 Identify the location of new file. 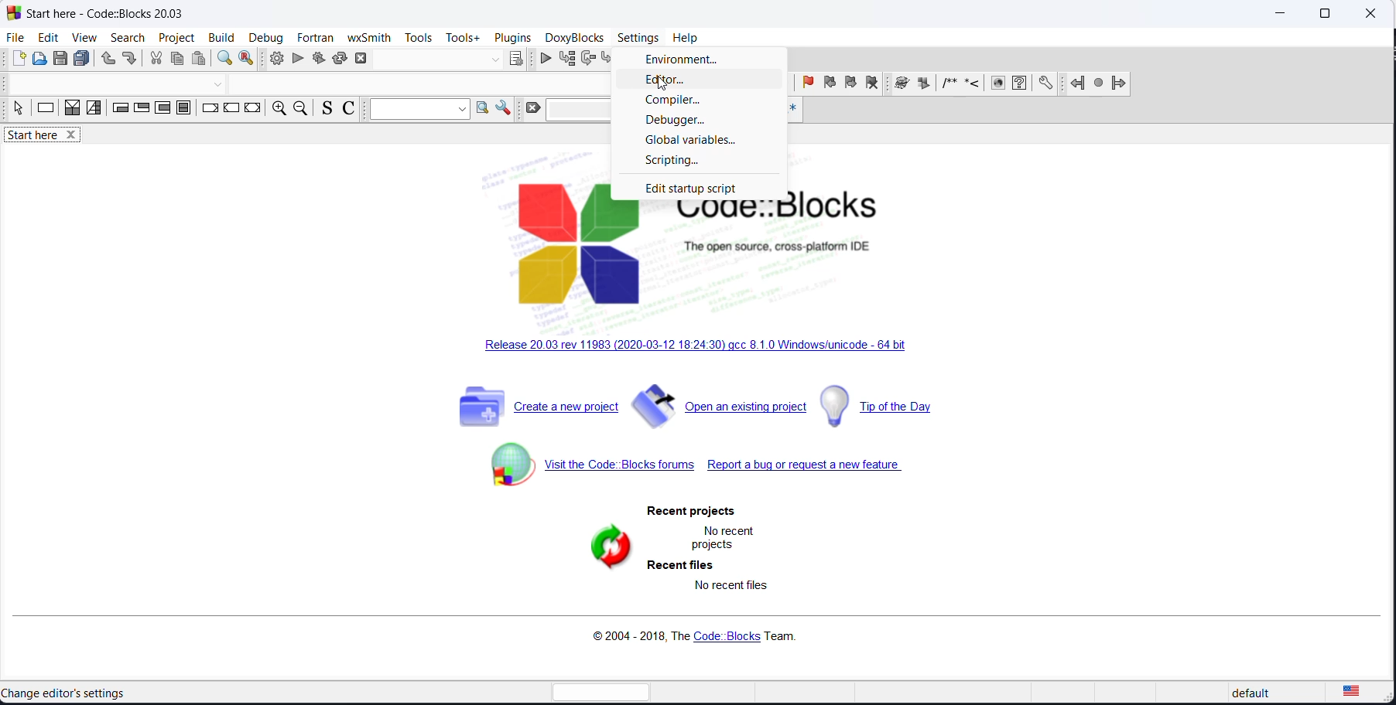
(18, 59).